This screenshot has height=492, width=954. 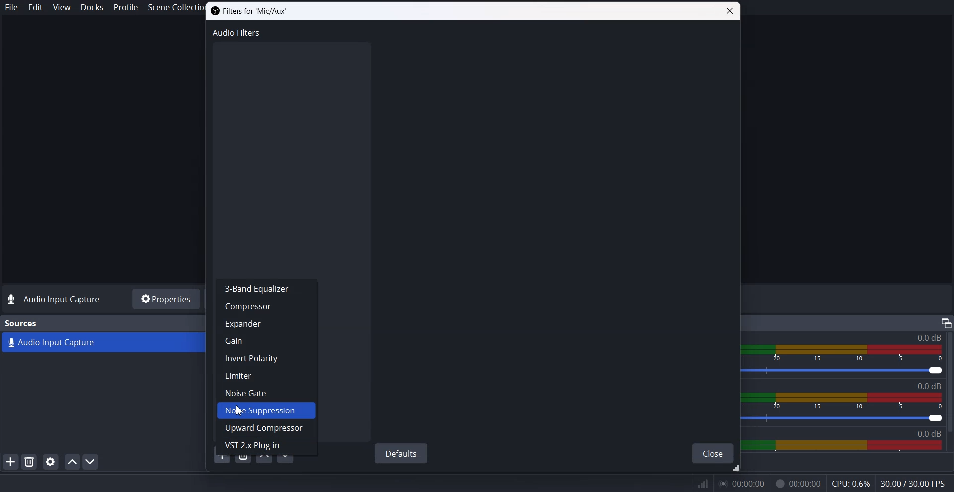 What do you see at coordinates (239, 410) in the screenshot?
I see `Cursor` at bounding box center [239, 410].